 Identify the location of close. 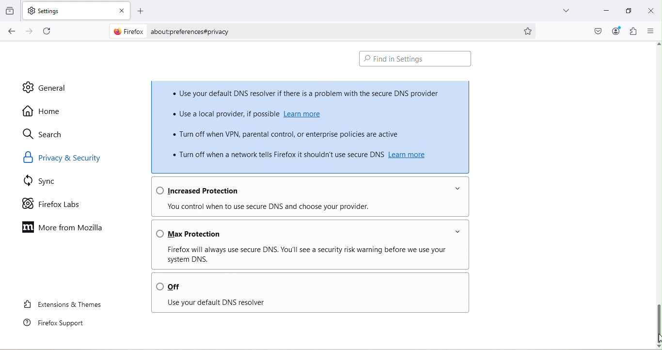
(652, 13).